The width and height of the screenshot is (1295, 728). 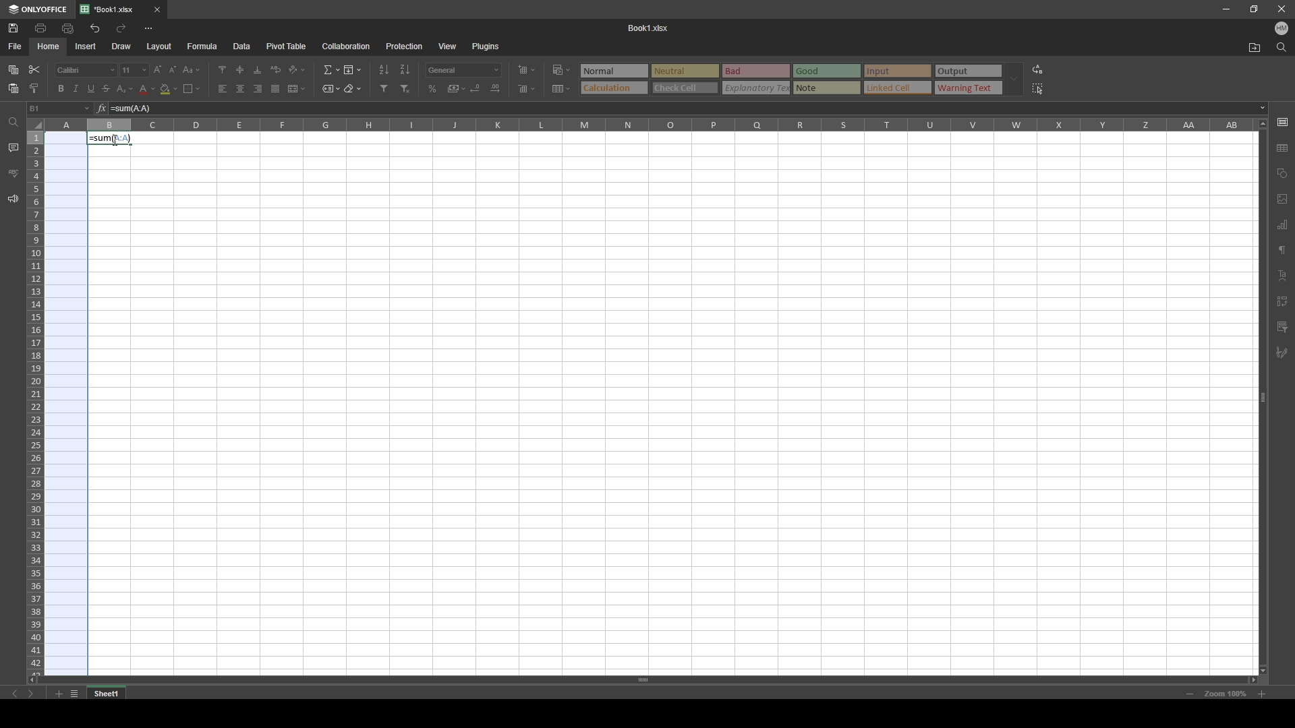 What do you see at coordinates (58, 694) in the screenshot?
I see `add sheet` at bounding box center [58, 694].